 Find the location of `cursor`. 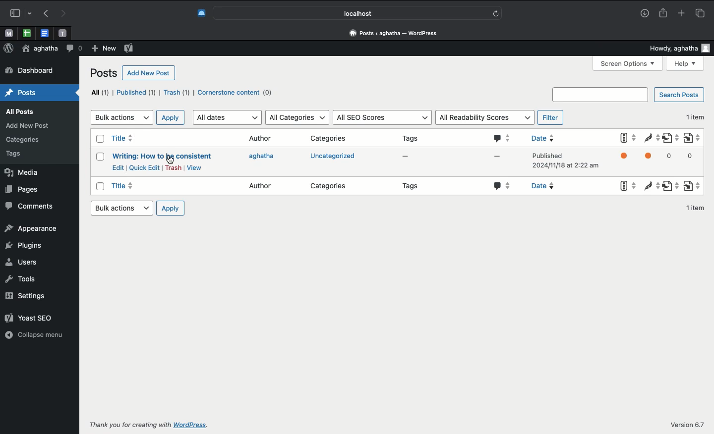

cursor is located at coordinates (172, 161).